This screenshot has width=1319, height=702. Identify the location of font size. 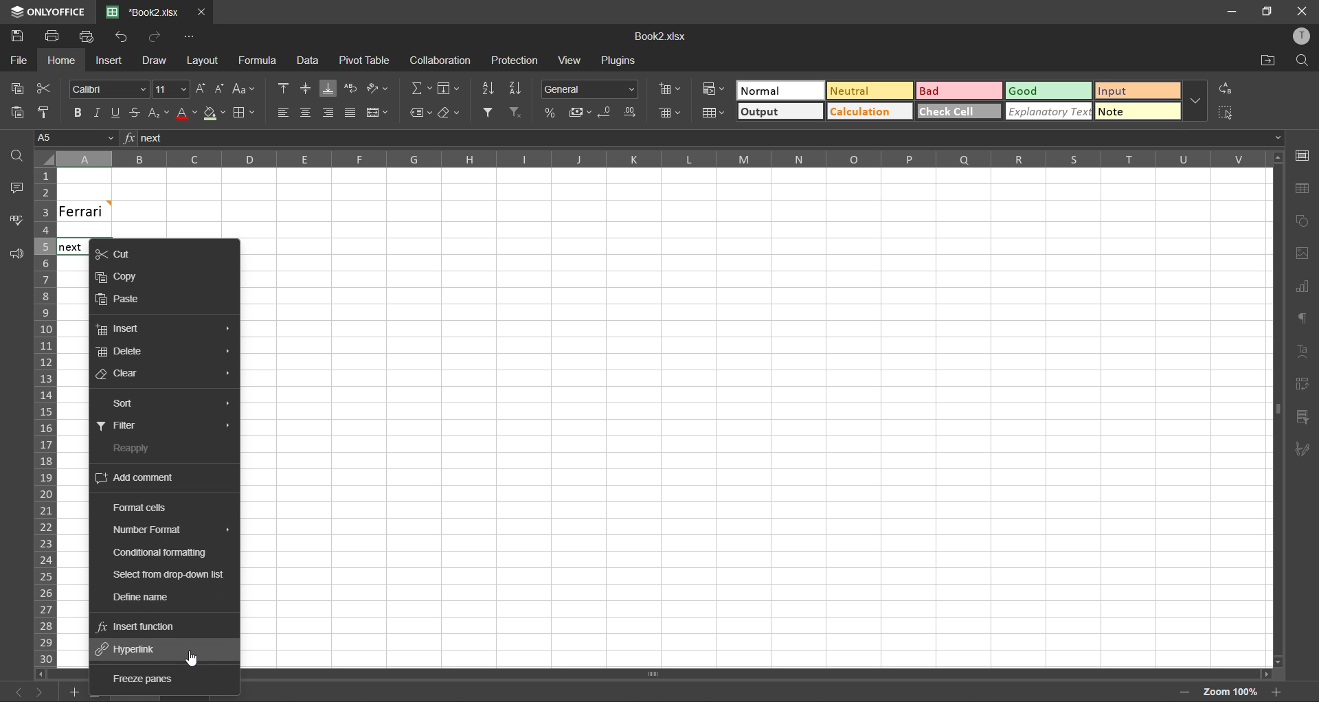
(170, 88).